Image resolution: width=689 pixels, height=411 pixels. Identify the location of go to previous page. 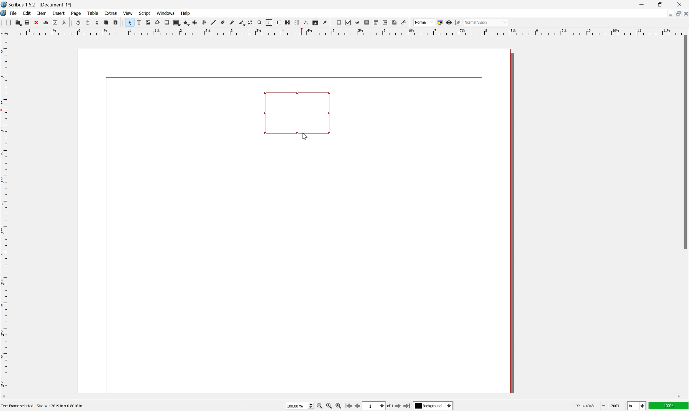
(357, 407).